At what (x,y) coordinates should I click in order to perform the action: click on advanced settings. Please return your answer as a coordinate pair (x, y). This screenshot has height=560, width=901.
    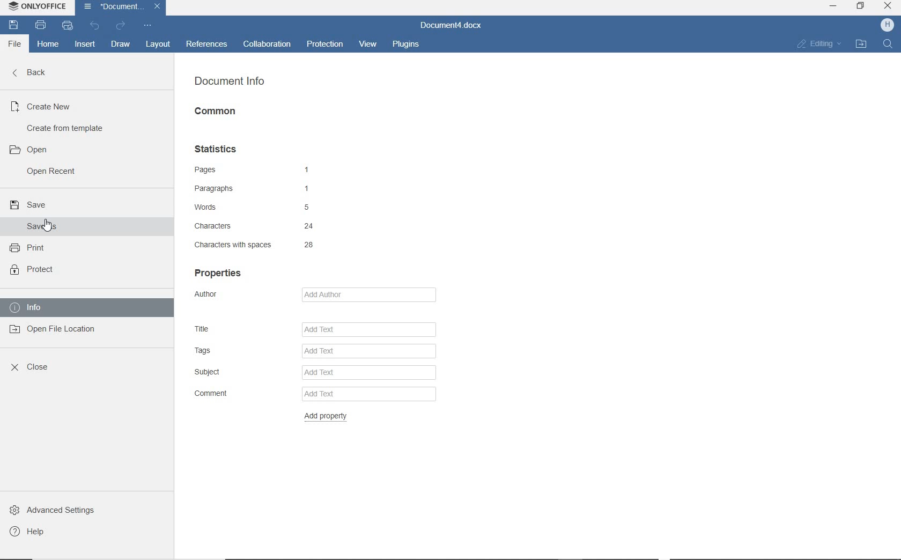
    Looking at the image, I should click on (51, 509).